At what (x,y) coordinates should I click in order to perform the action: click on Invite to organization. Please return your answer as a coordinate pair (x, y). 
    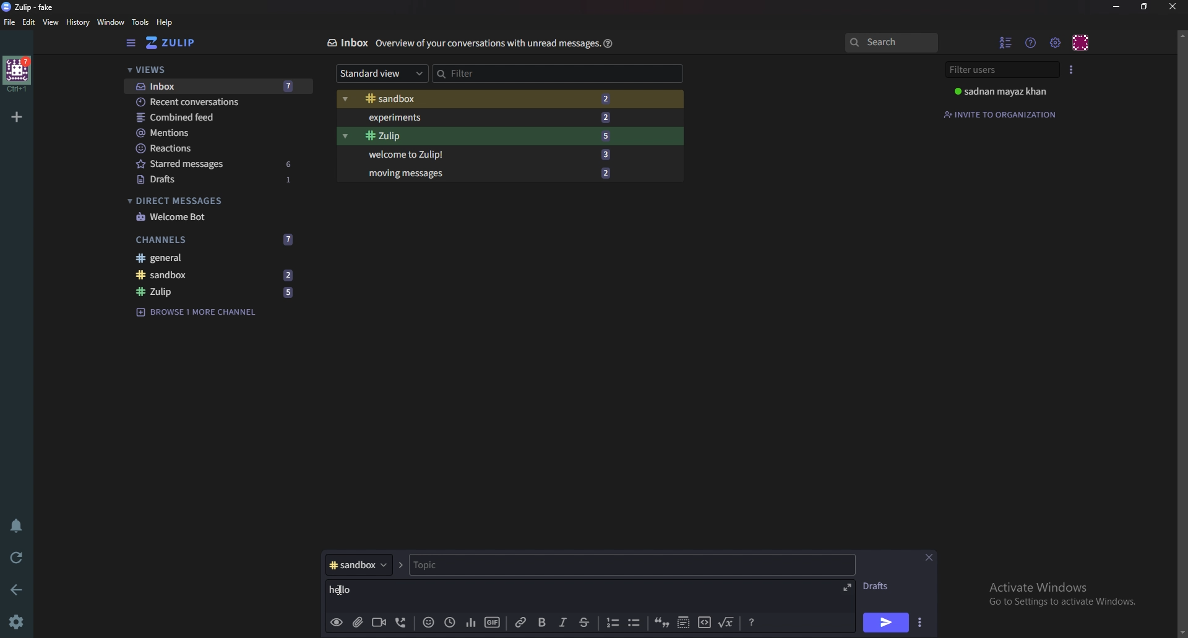
    Looking at the image, I should click on (1005, 114).